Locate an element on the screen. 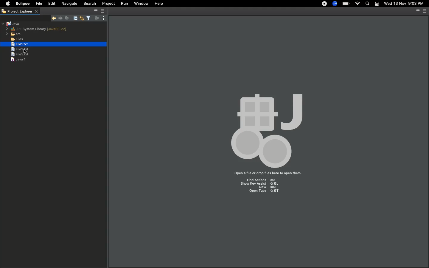 The height and width of the screenshot is (268, 429). Search is located at coordinates (367, 4).